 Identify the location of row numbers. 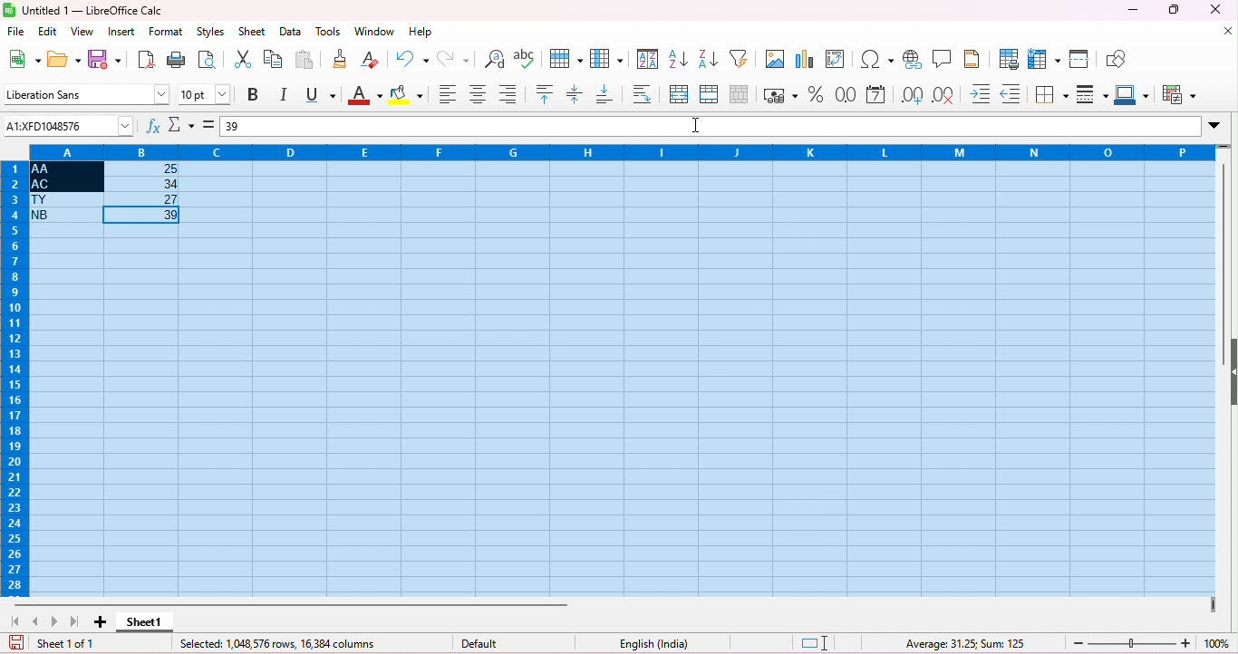
(13, 380).